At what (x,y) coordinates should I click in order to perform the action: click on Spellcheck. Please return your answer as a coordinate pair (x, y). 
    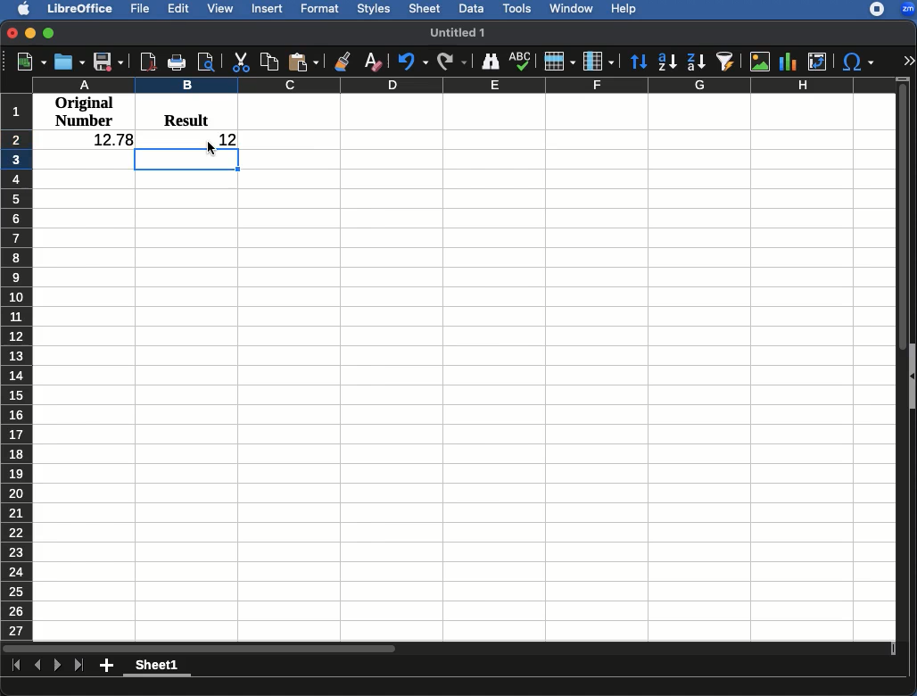
    Looking at the image, I should click on (519, 61).